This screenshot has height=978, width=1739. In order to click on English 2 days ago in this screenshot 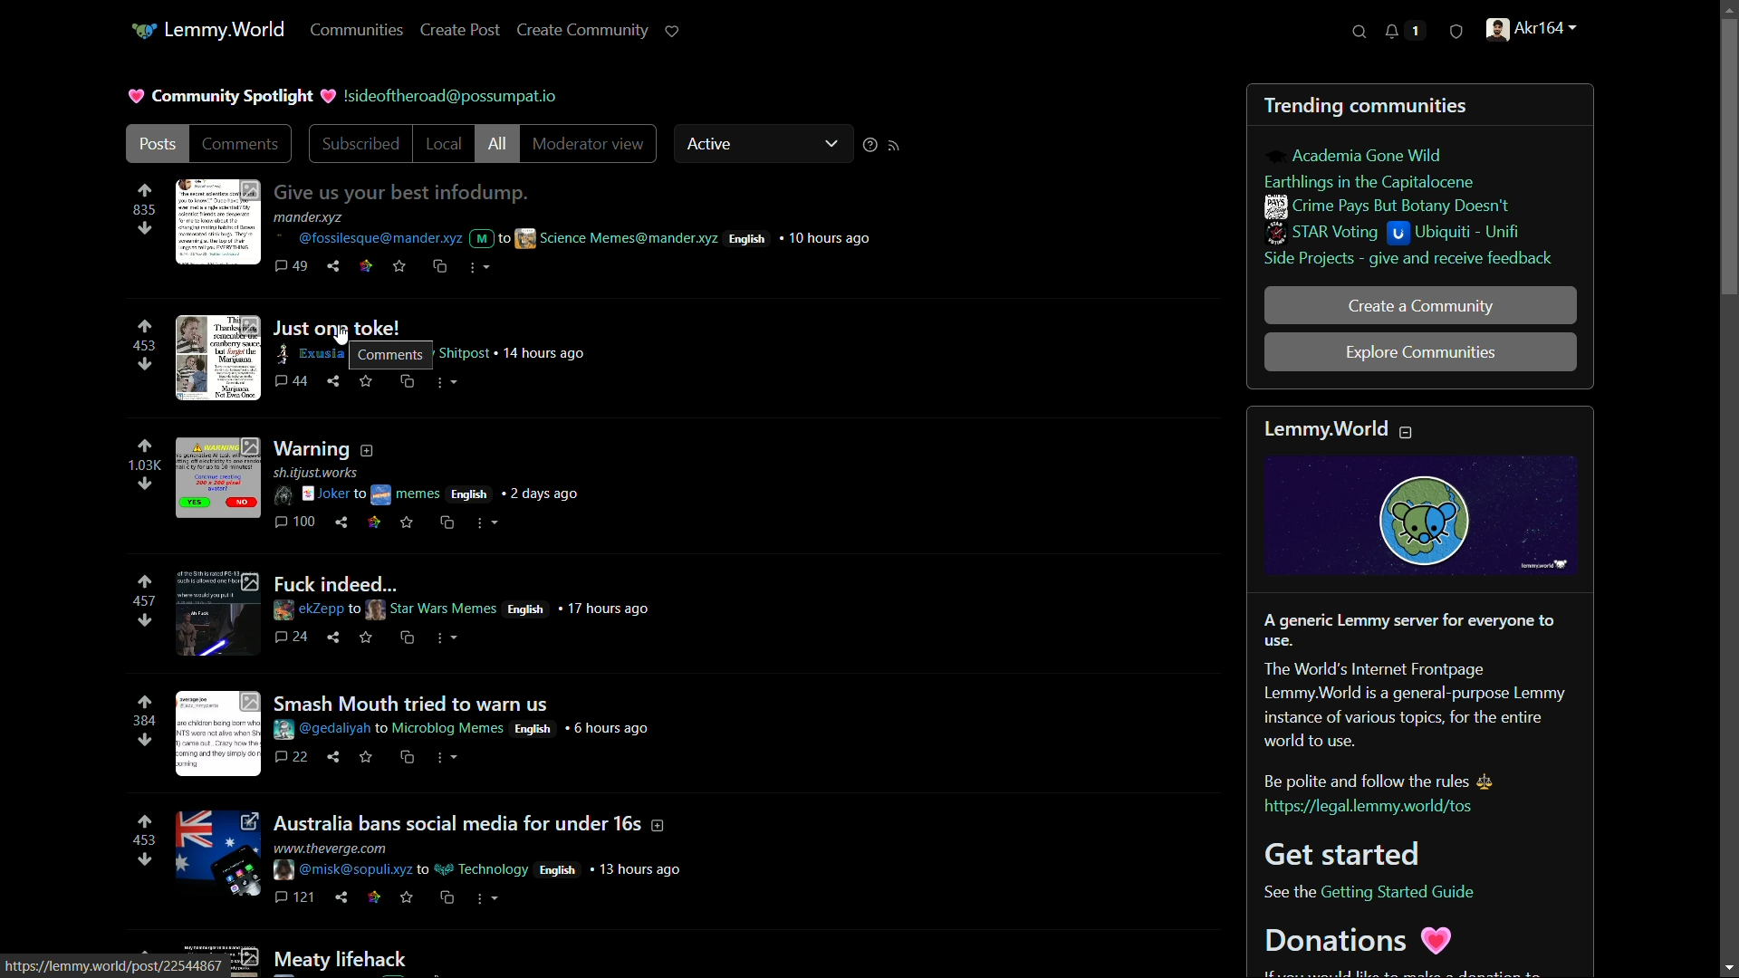, I will do `click(512, 493)`.